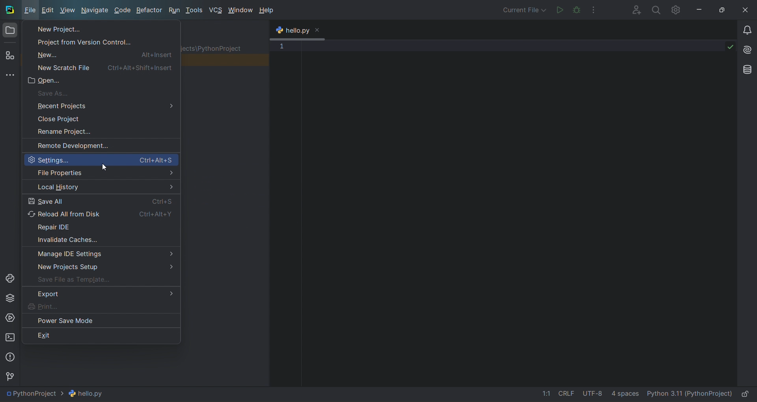 The height and width of the screenshot is (402, 757). Describe the element at coordinates (216, 9) in the screenshot. I see `vcs` at that location.